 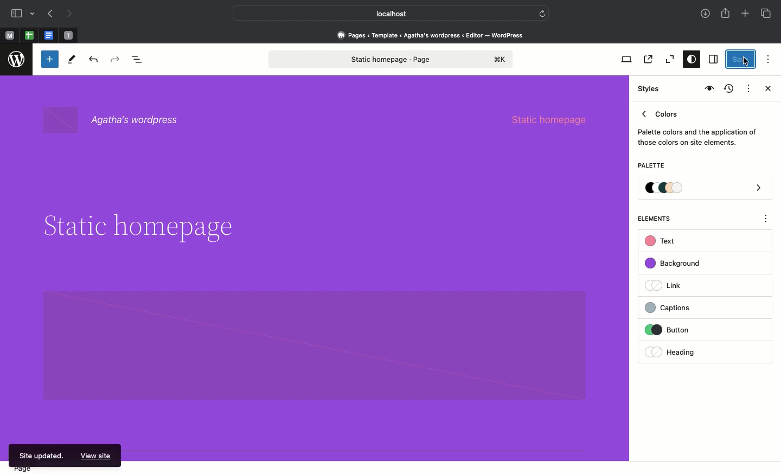 I want to click on page, so click(x=25, y=468).